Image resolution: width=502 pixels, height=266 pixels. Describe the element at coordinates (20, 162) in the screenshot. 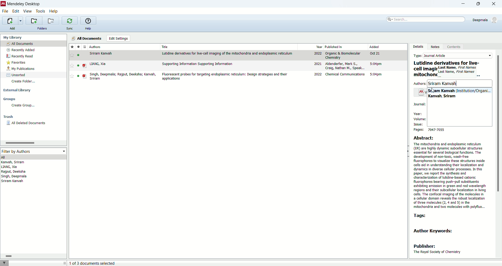

I see `Kanvah, Sriram` at that location.